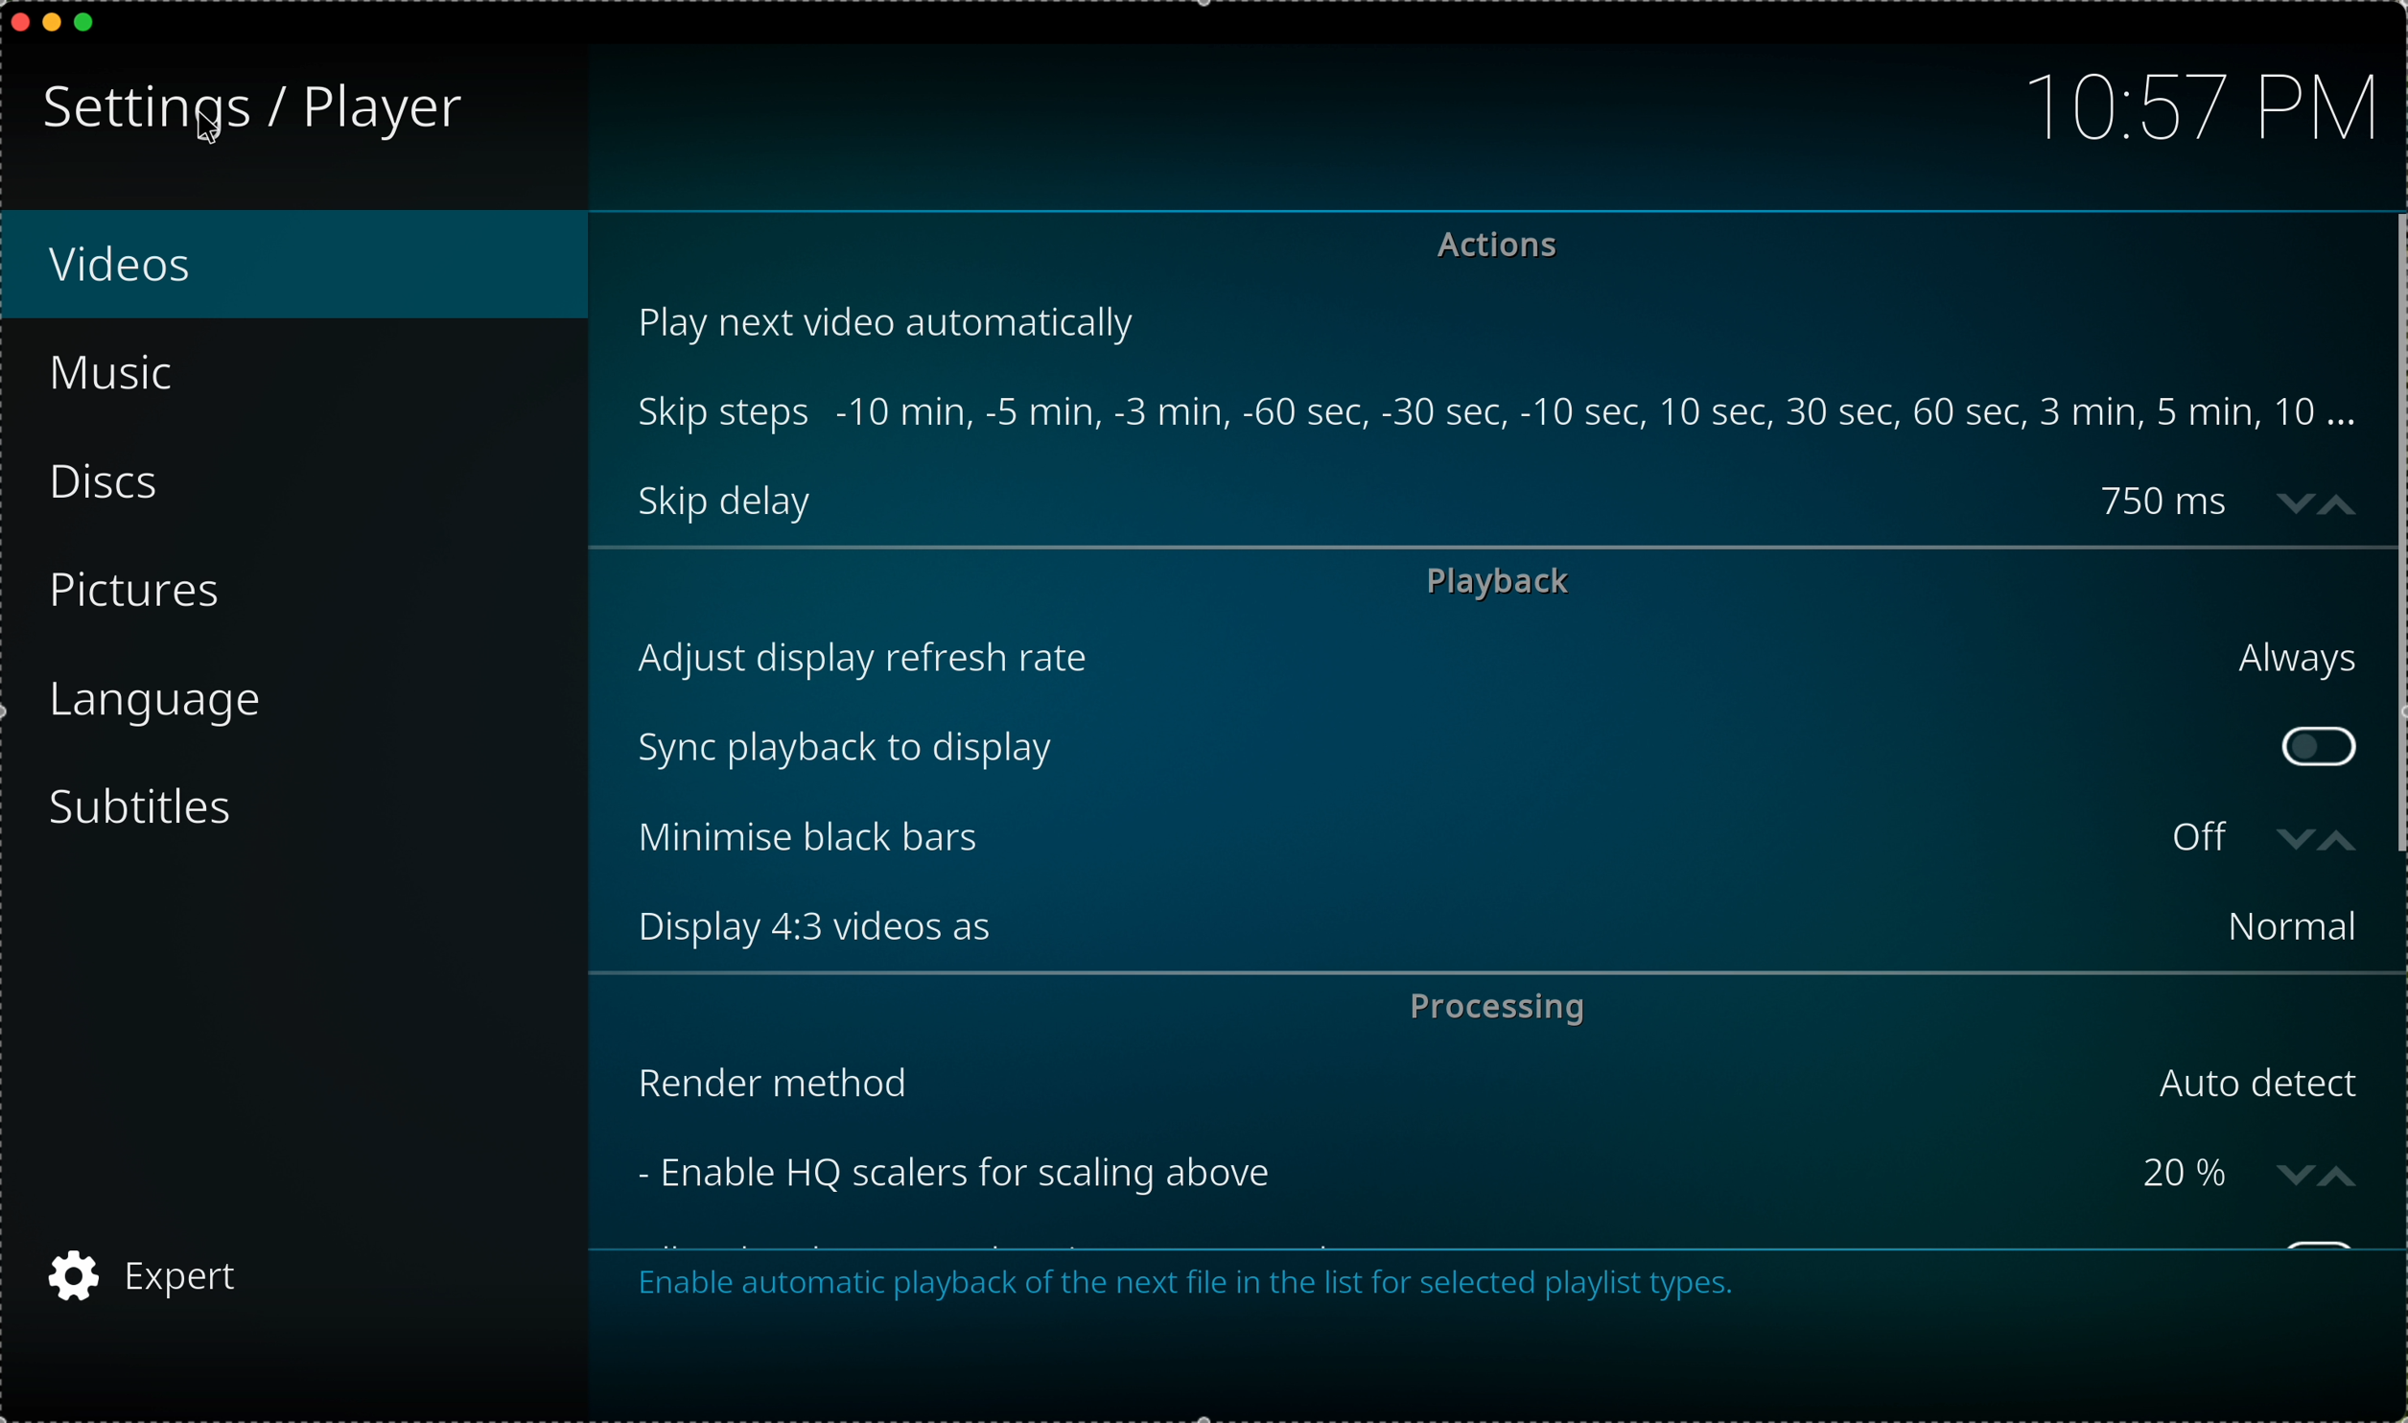  Describe the element at coordinates (93, 24) in the screenshot. I see `maximize ` at that location.